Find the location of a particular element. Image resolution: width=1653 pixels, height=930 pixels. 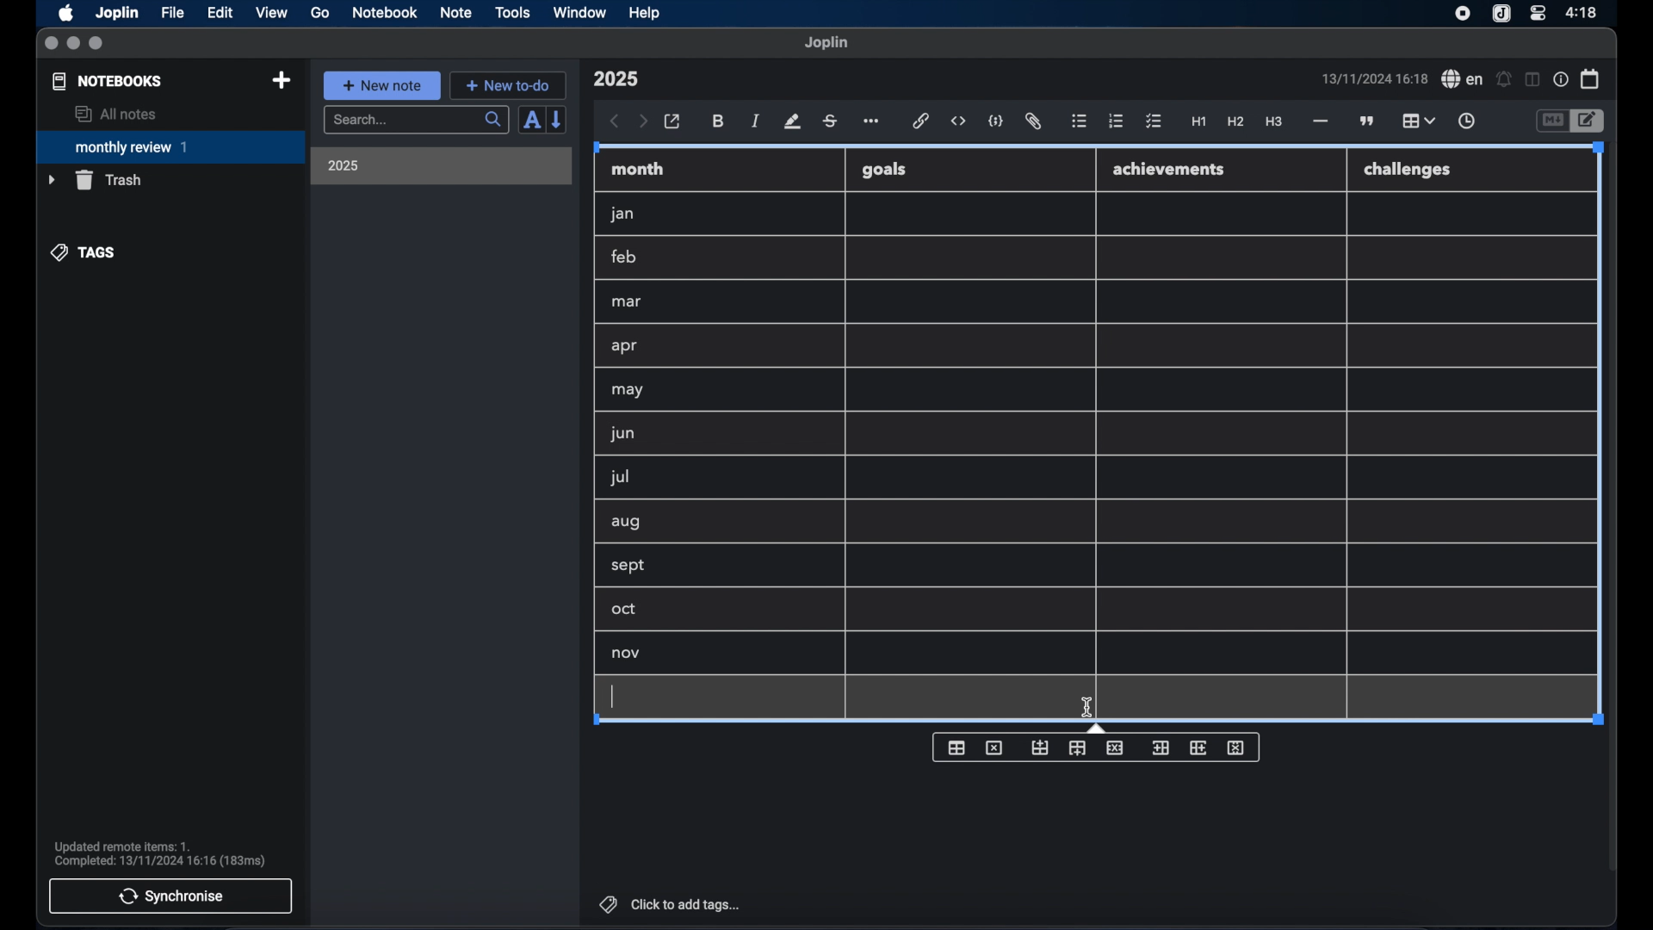

delete table is located at coordinates (994, 747).